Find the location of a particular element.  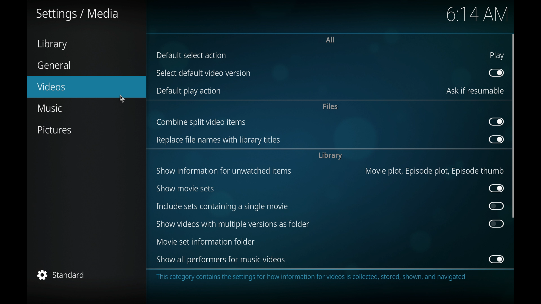

toggle button is located at coordinates (496, 206).